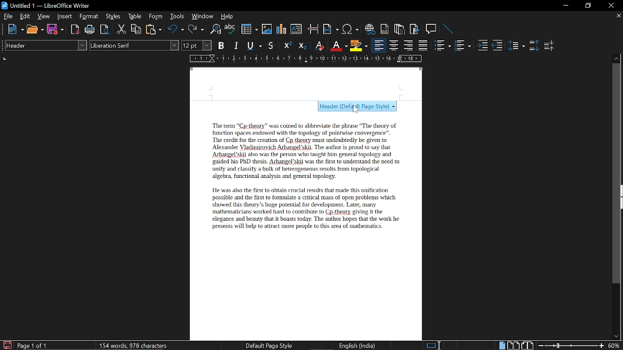 The height and width of the screenshot is (350, 623). I want to click on WIndow, so click(203, 16).